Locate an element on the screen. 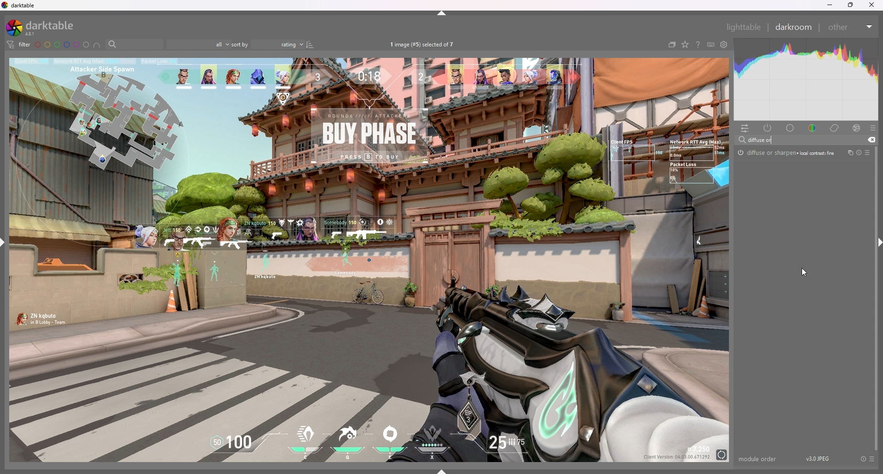  cut input is located at coordinates (872, 140).